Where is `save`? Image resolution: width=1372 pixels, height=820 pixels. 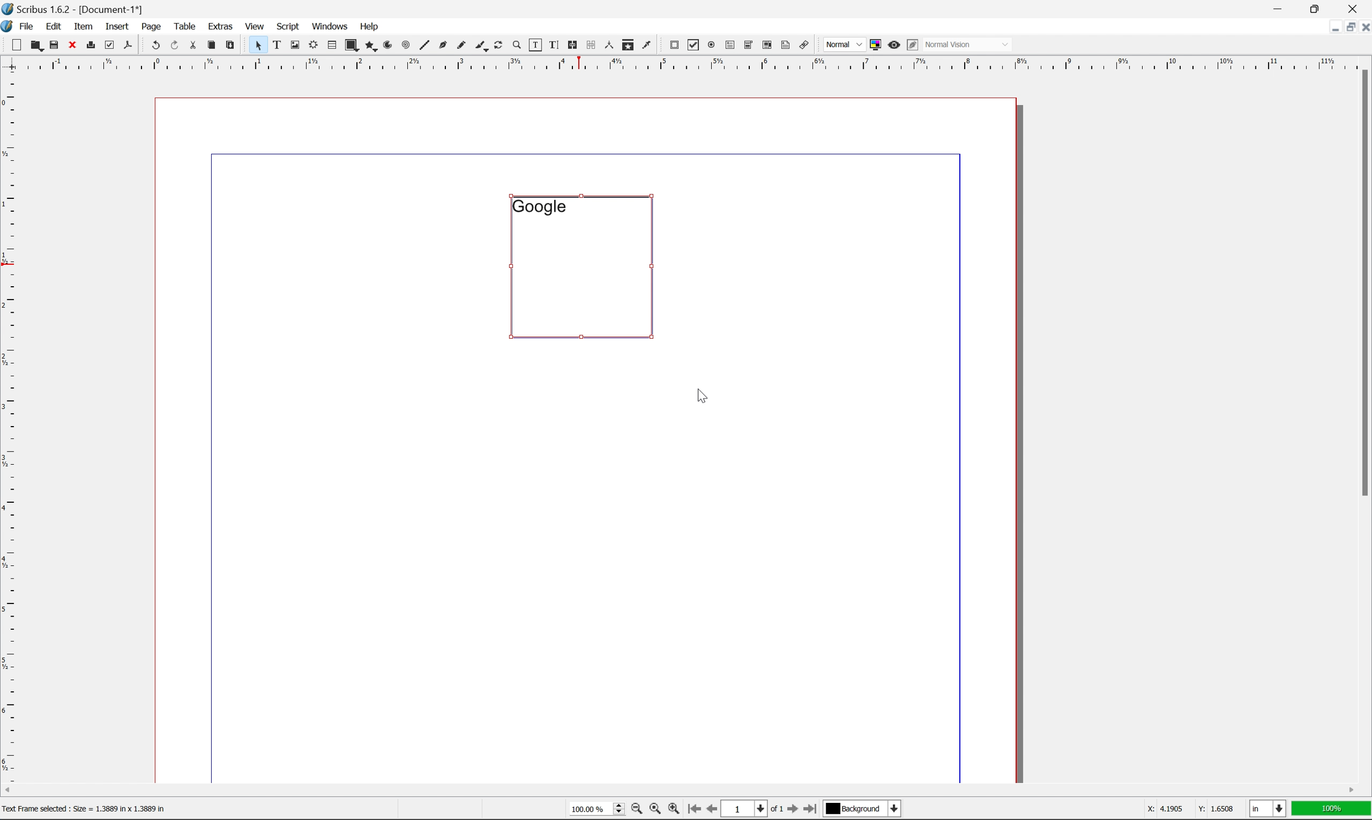 save is located at coordinates (54, 45).